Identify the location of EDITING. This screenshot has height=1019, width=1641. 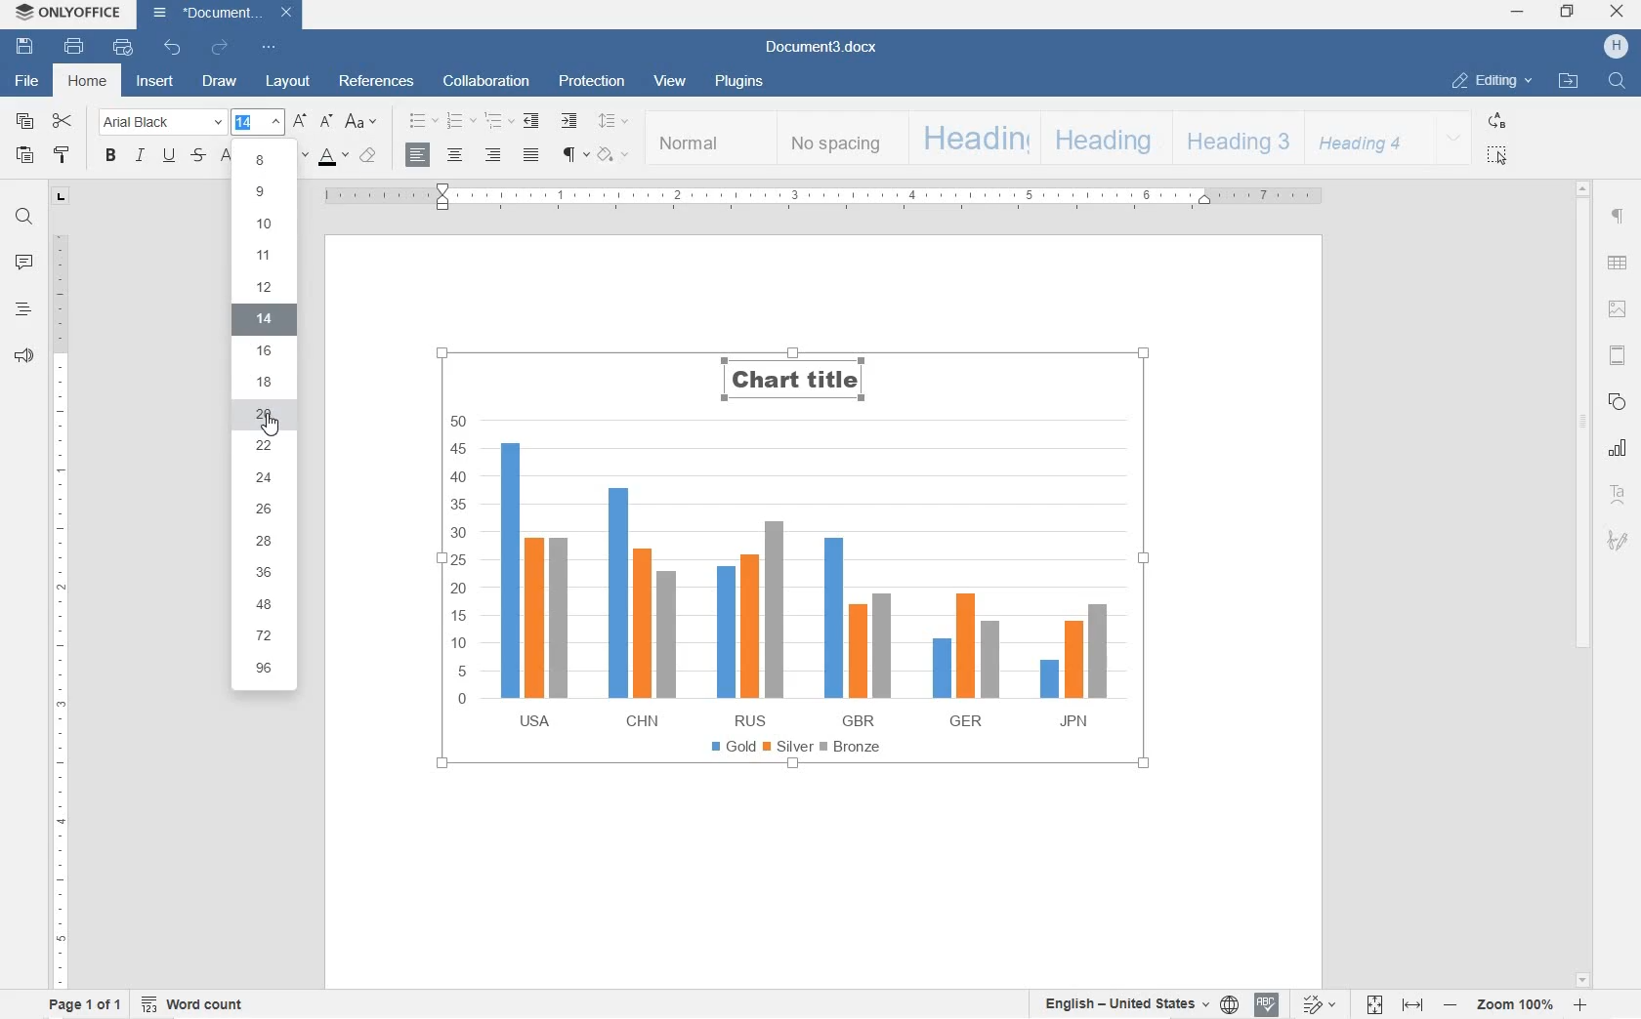
(1490, 82).